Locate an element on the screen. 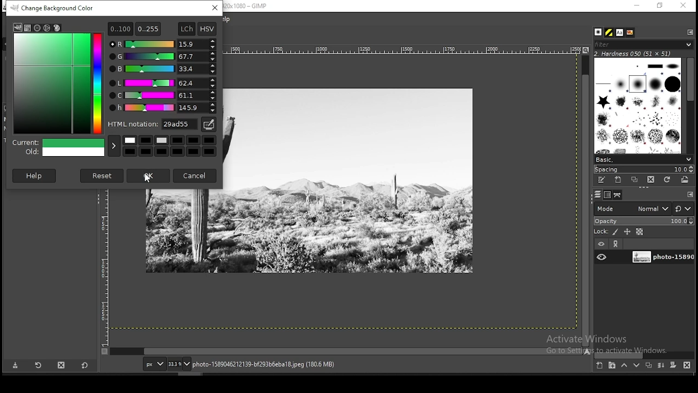  layer is located at coordinates (661, 258).